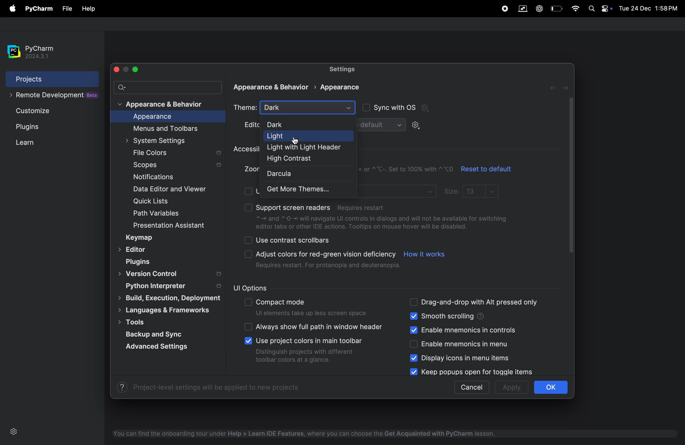 Image resolution: width=685 pixels, height=445 pixels. Describe the element at coordinates (471, 343) in the screenshot. I see `enable mnemonics menu` at that location.